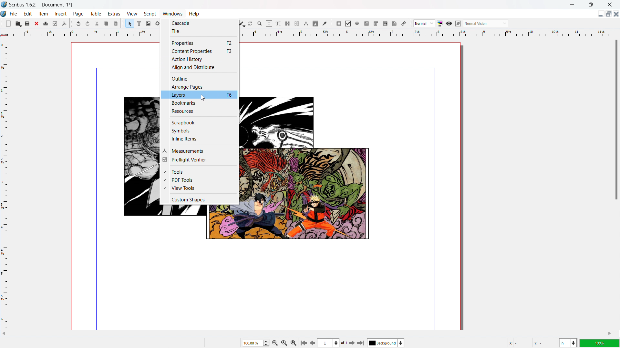 This screenshot has height=348, width=620. What do you see at coordinates (8, 23) in the screenshot?
I see `new` at bounding box center [8, 23].